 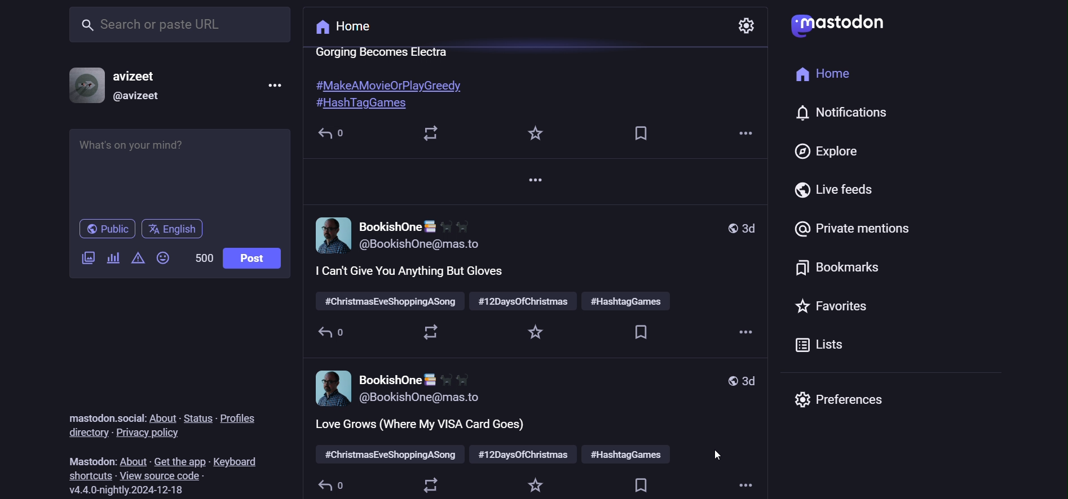 What do you see at coordinates (415, 224) in the screenshot?
I see `BookishOne &` at bounding box center [415, 224].